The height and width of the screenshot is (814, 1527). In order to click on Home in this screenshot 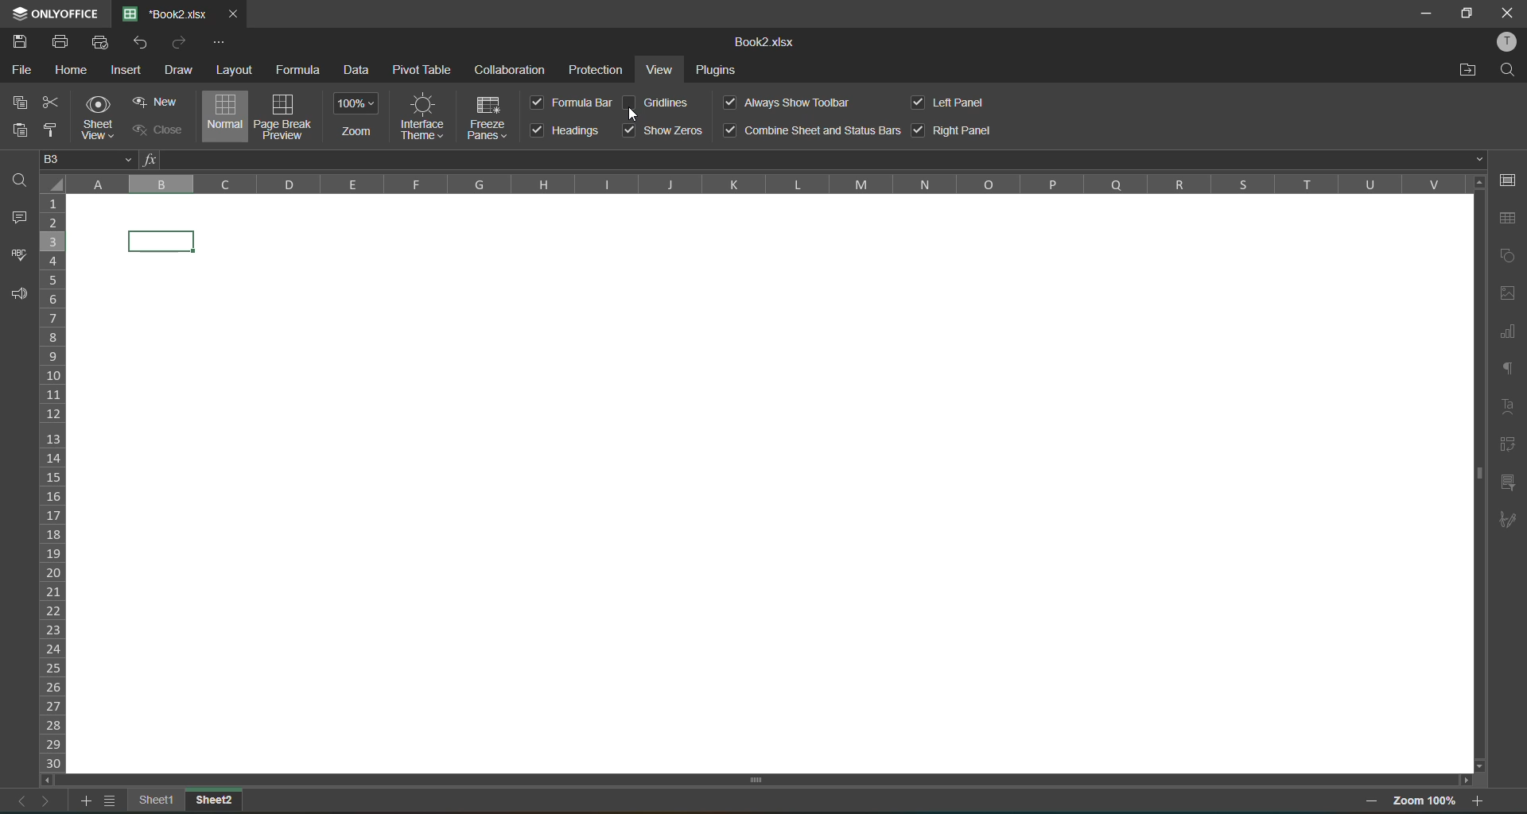, I will do `click(72, 70)`.